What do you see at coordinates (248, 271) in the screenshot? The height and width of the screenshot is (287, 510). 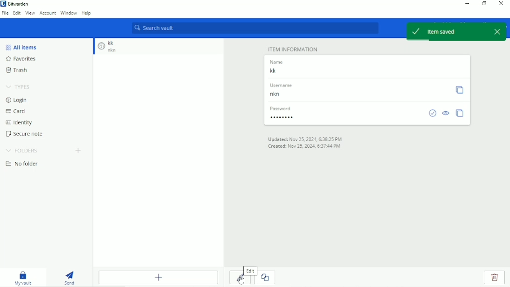 I see `Edit` at bounding box center [248, 271].